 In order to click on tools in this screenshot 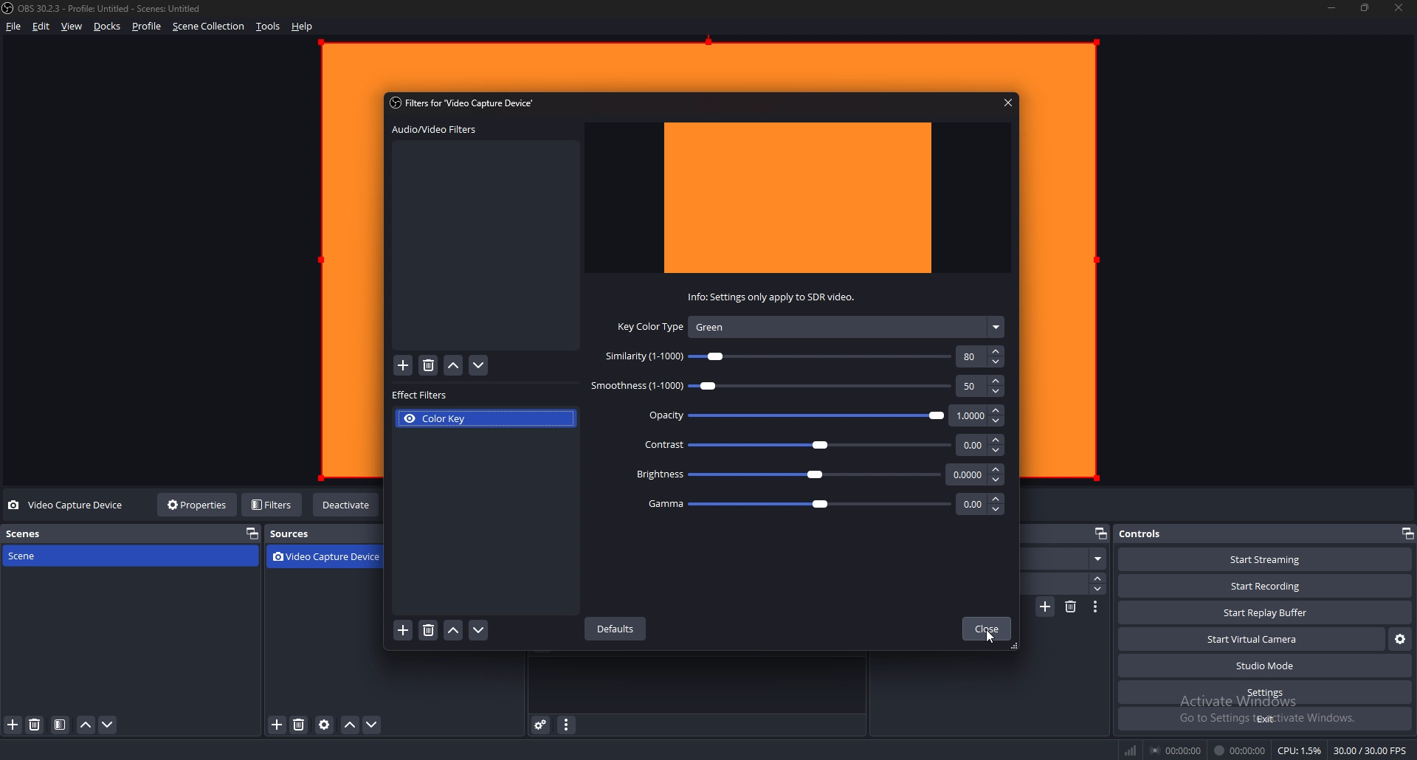, I will do `click(269, 27)`.